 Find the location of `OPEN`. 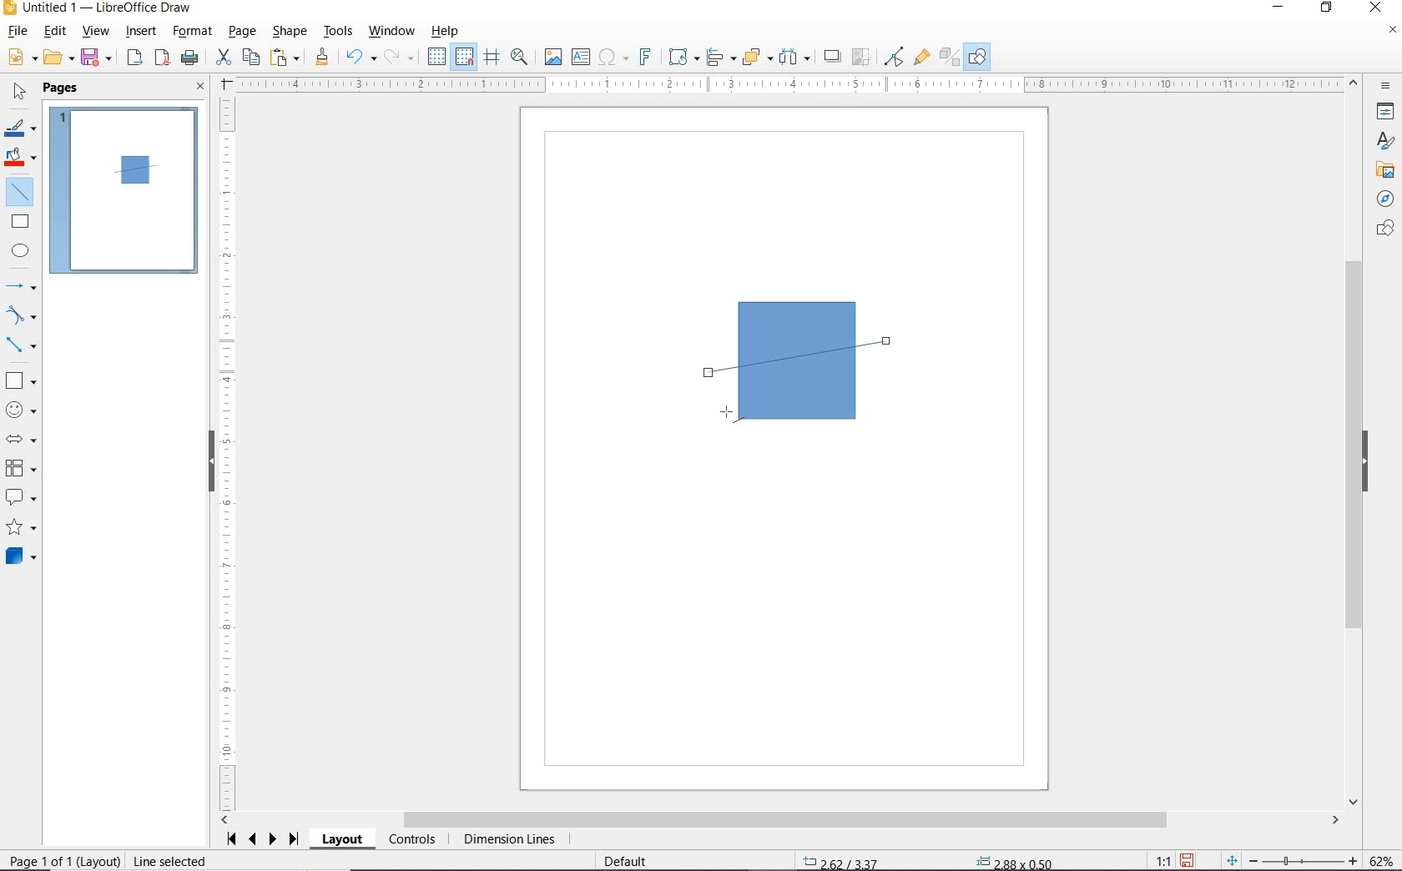

OPEN is located at coordinates (59, 58).